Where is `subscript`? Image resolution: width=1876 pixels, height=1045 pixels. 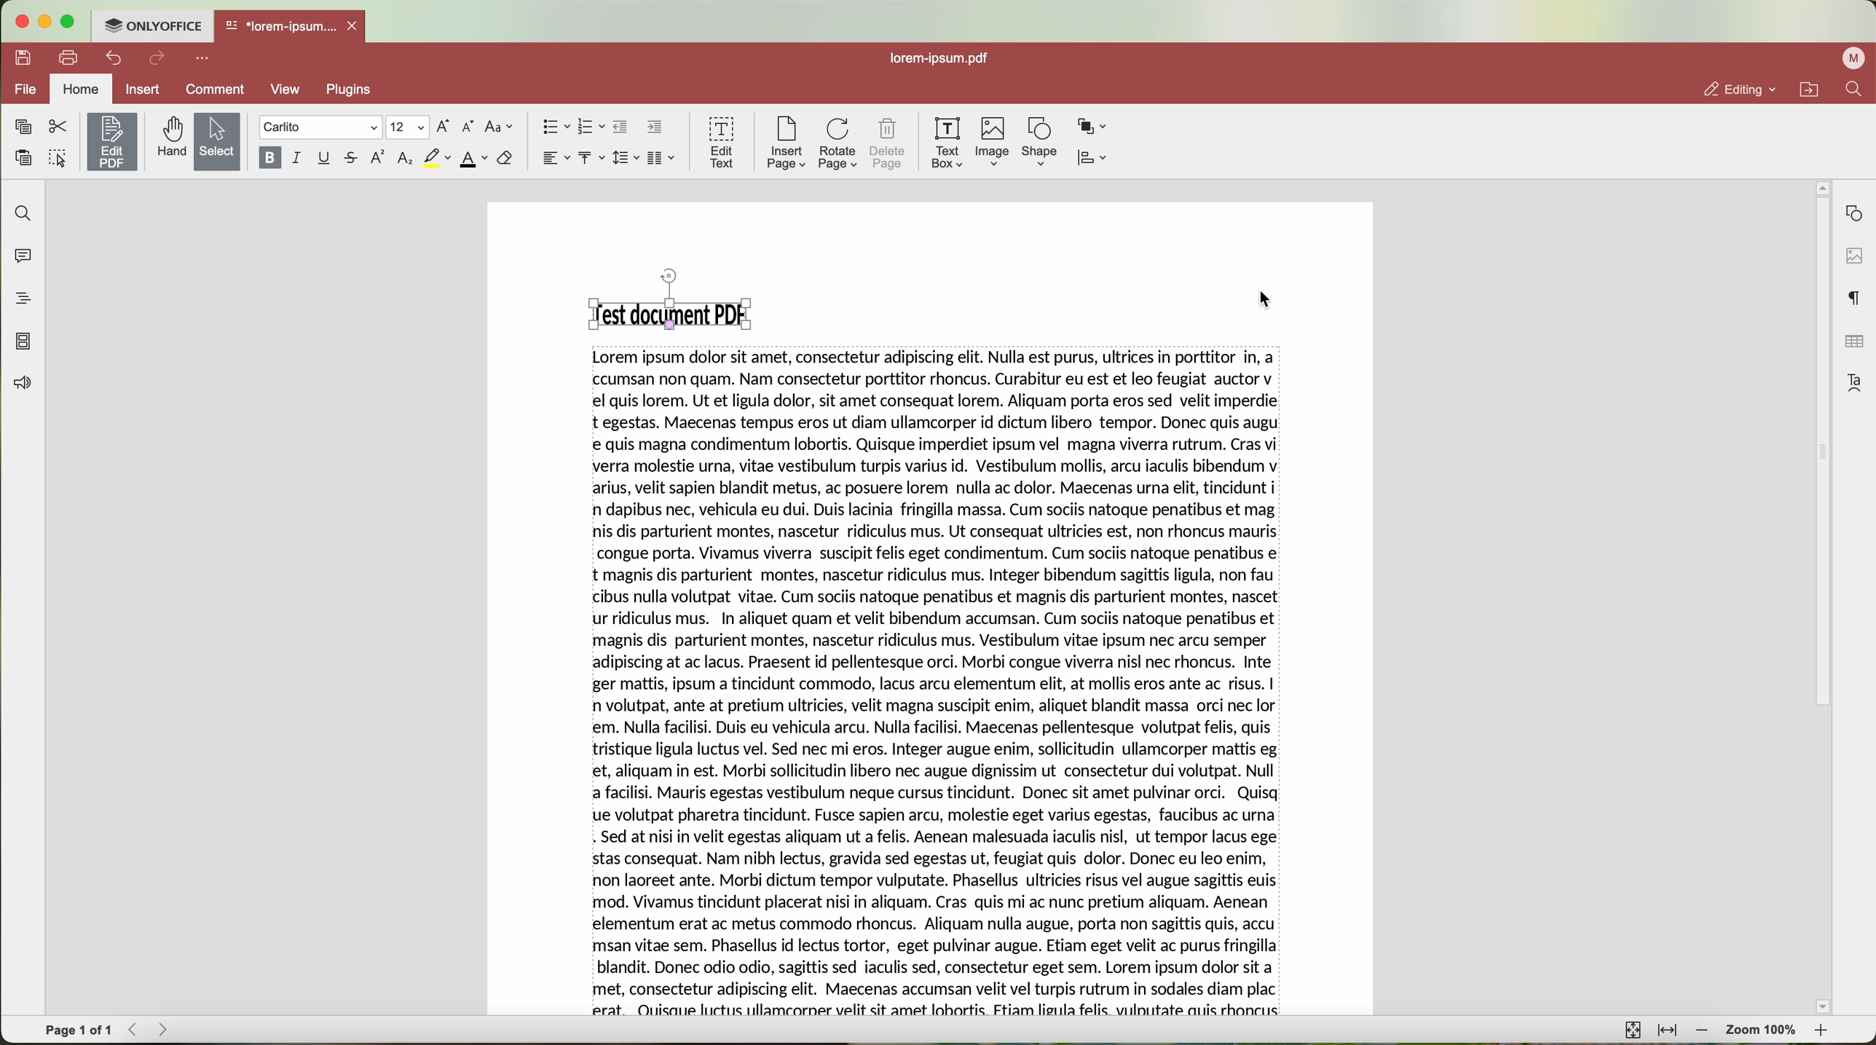
subscript is located at coordinates (405, 159).